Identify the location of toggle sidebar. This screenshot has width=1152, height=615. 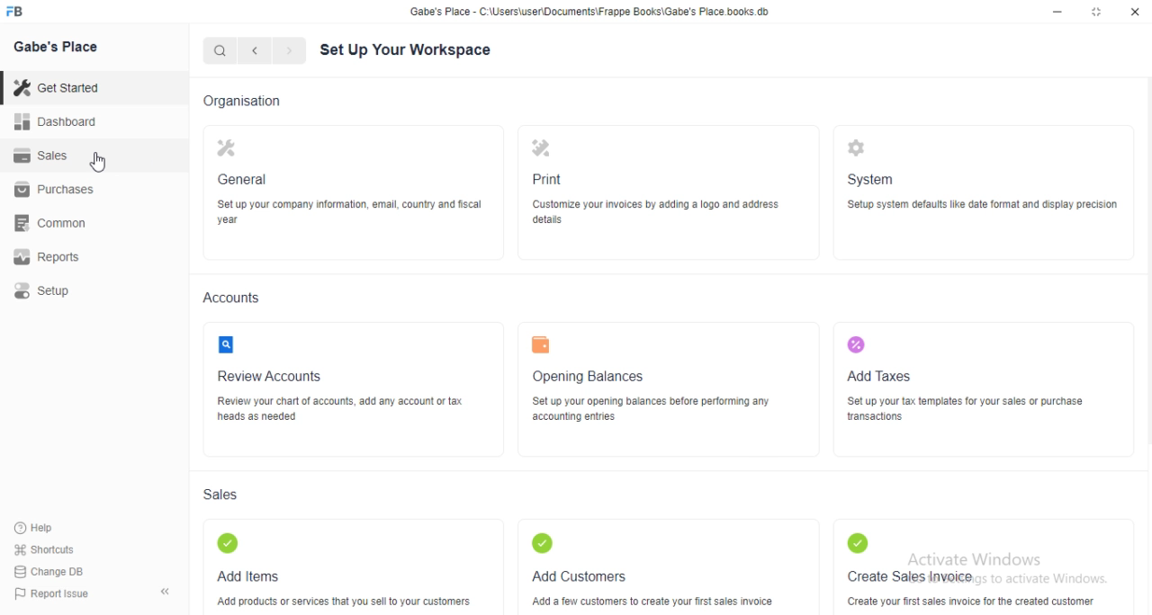
(166, 591).